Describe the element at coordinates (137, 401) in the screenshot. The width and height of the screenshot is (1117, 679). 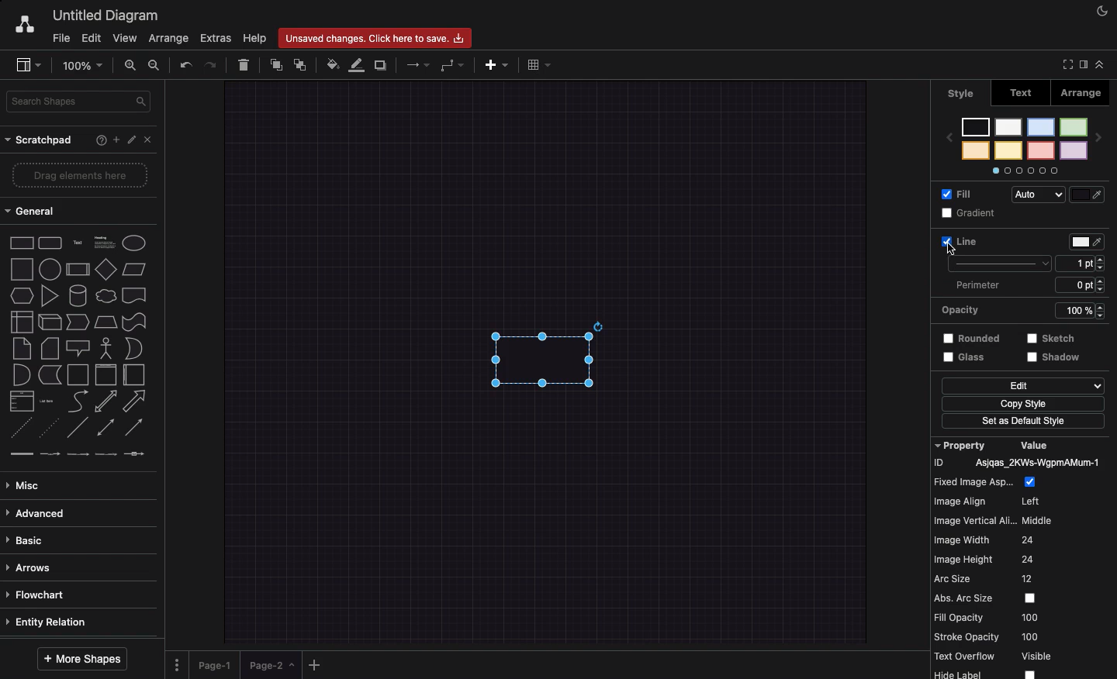
I see `arrow` at that location.